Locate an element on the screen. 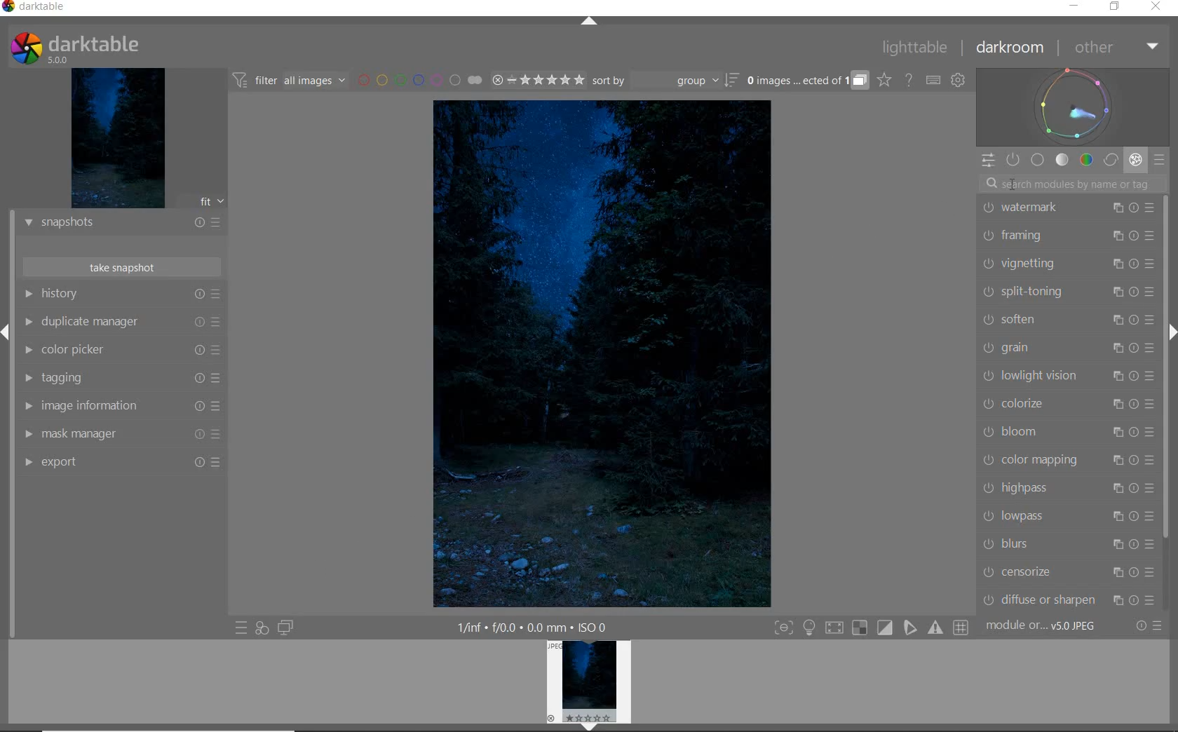  RESTORE is located at coordinates (1115, 7).